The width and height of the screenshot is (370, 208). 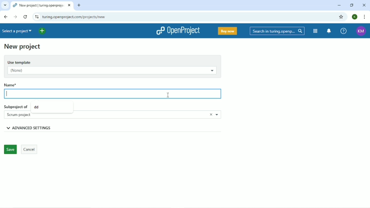 I want to click on Help, so click(x=344, y=30).